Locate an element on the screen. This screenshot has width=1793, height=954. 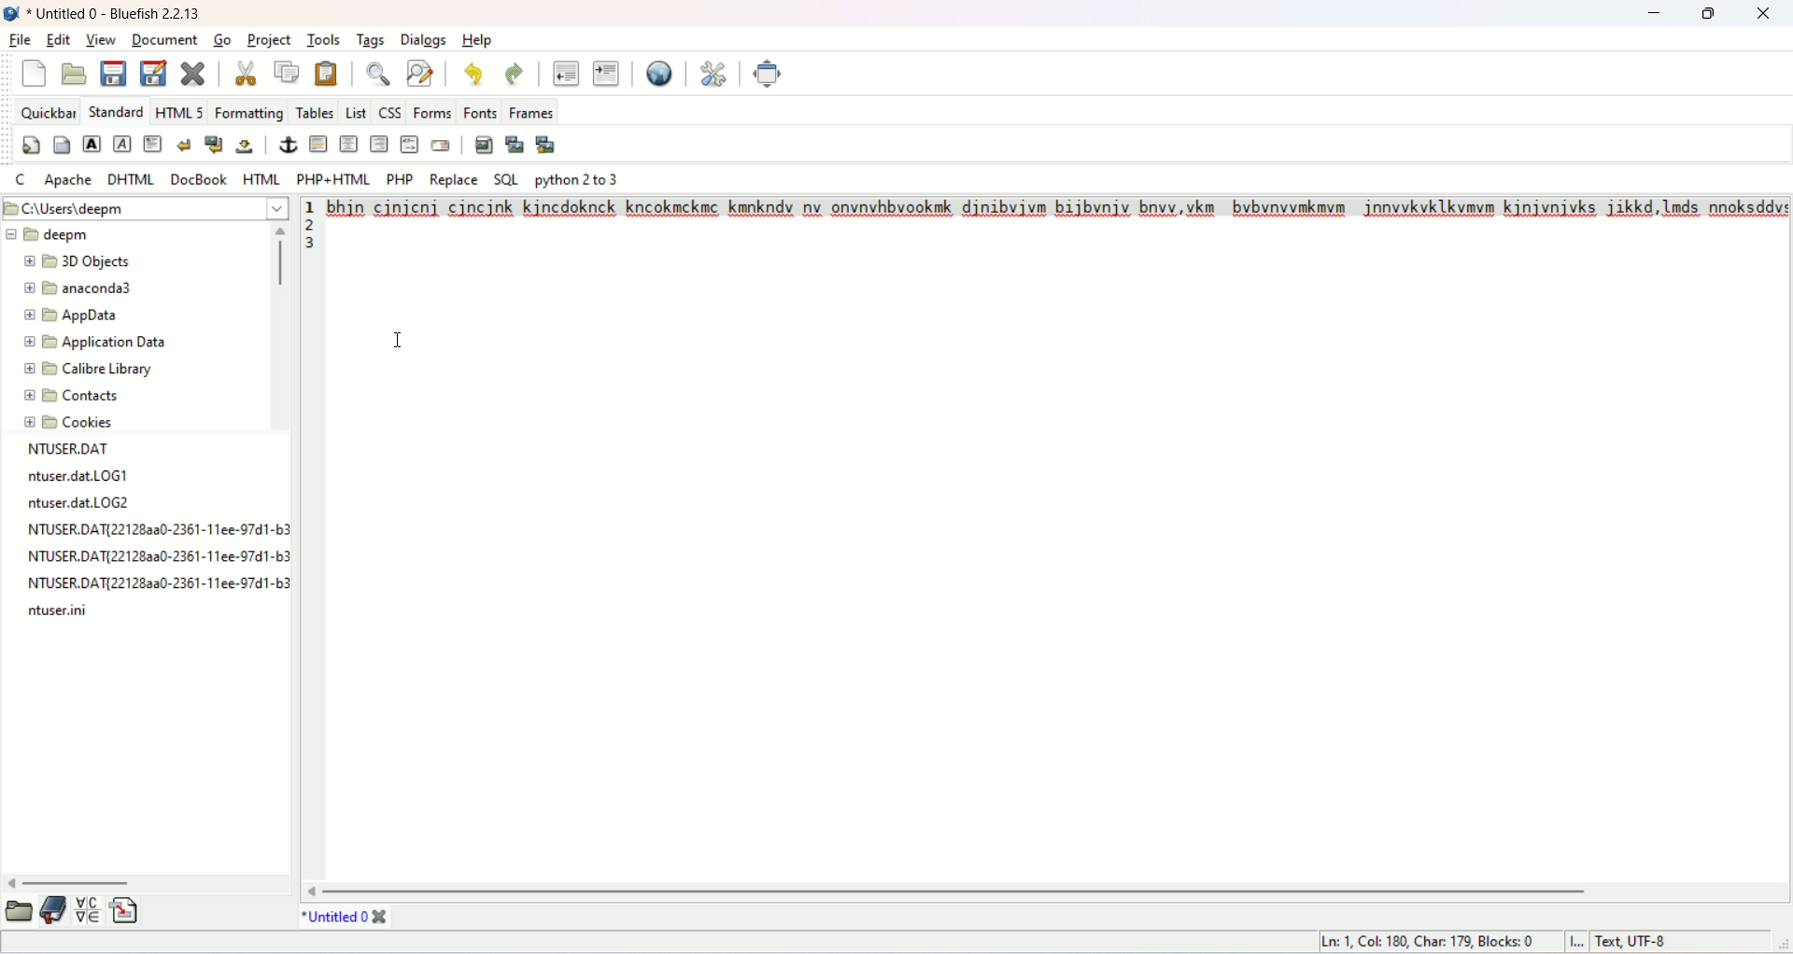
file is located at coordinates (92, 451).